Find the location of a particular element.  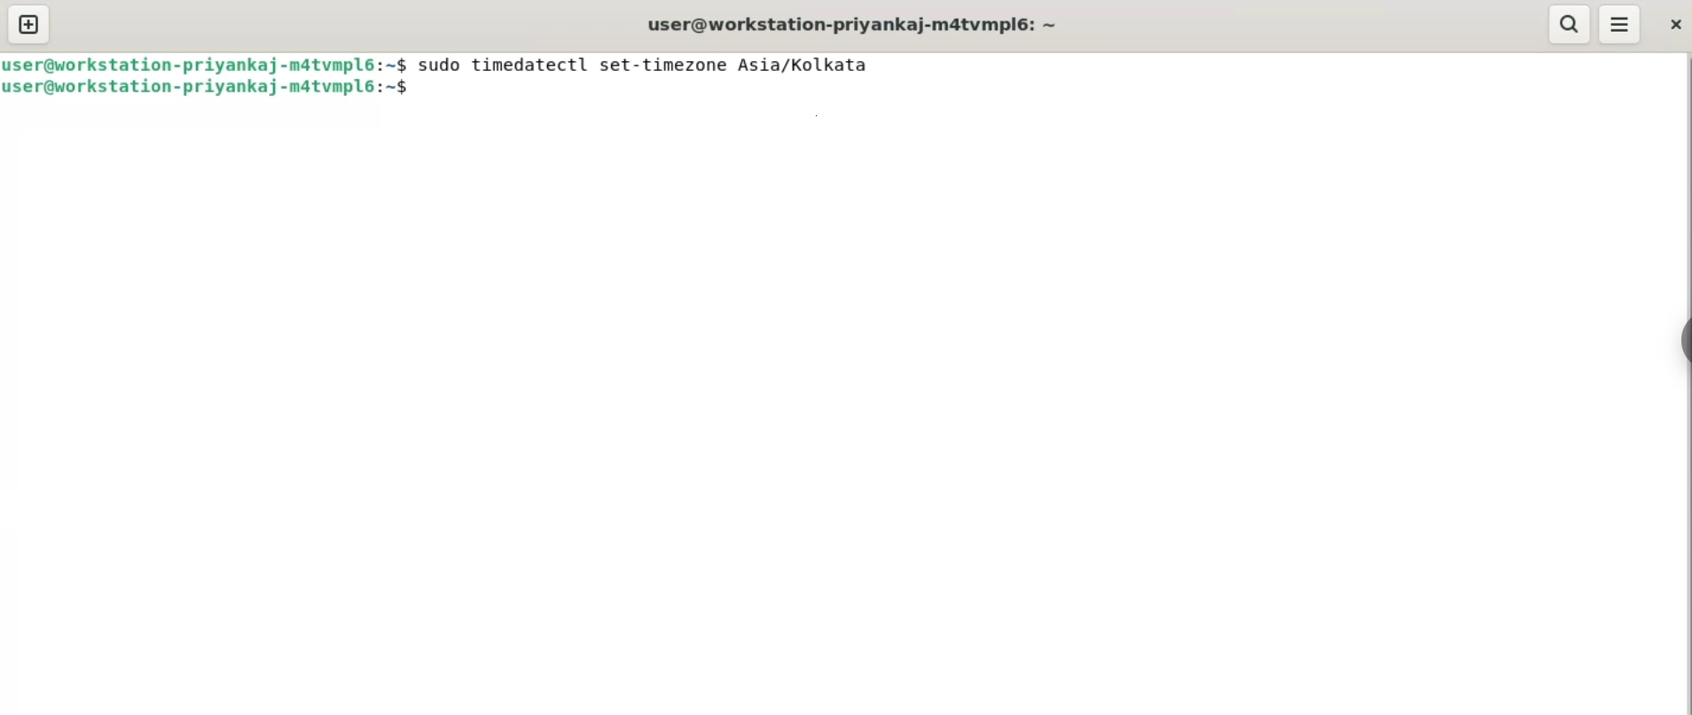

new tab is located at coordinates (31, 25).